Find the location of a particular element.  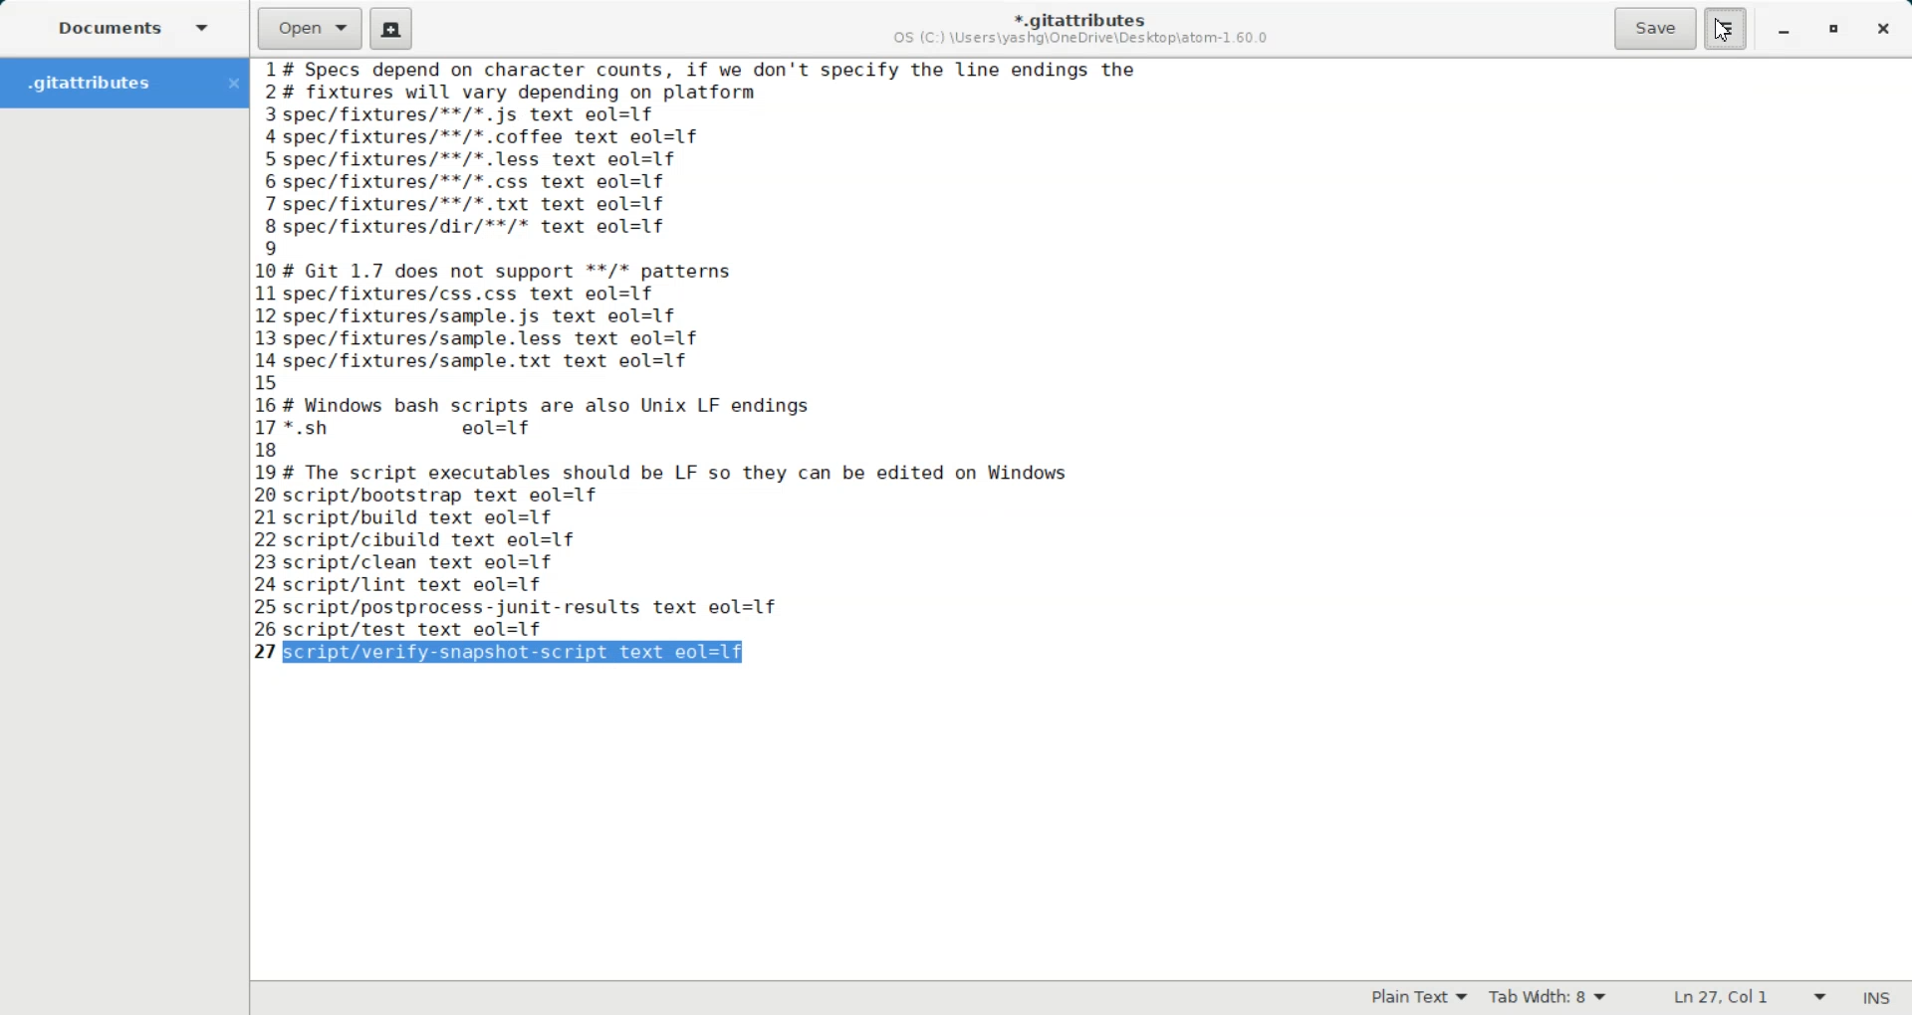

# Specs depend on character counts, if we don't specify the line endings the
 # fixtures will vary depending on platform
 spec/fixtures/**/*.js text eol=1f
-spec/fixtures/**/*.coffee text eol=1f
 spec/fixtures/**/*.less text eol=1f
 spec/fixtures/**/*.css text eol=1f
'spec/fixtures/**/*. txt text eol=1f
 spec/fixtures/dir/**/* text eol=1f

| # Git 1.7 does not support **/* patterns
spec/fixtures/css.css text eol=1f
 spec/fixtures/sample.js text eol=1f
 spec/fixtures/sample.less text eol=1f
-spec/fixtures/sample.txt text eol=1f

;

 # Windows bash scripts are also Unix LF endings
'*.sh eol=1f

 # The script executables should be LF so they can be edited on Windows
 script/bootstrap text eol=1f

script/build text eol=1f

script/cibuild text eol=1f

 script/clean text eol=1f

script/lint text eol=1f
 script/postprocess-junit-results text eol=1f
 script/test text eol=1f is located at coordinates (728, 348).